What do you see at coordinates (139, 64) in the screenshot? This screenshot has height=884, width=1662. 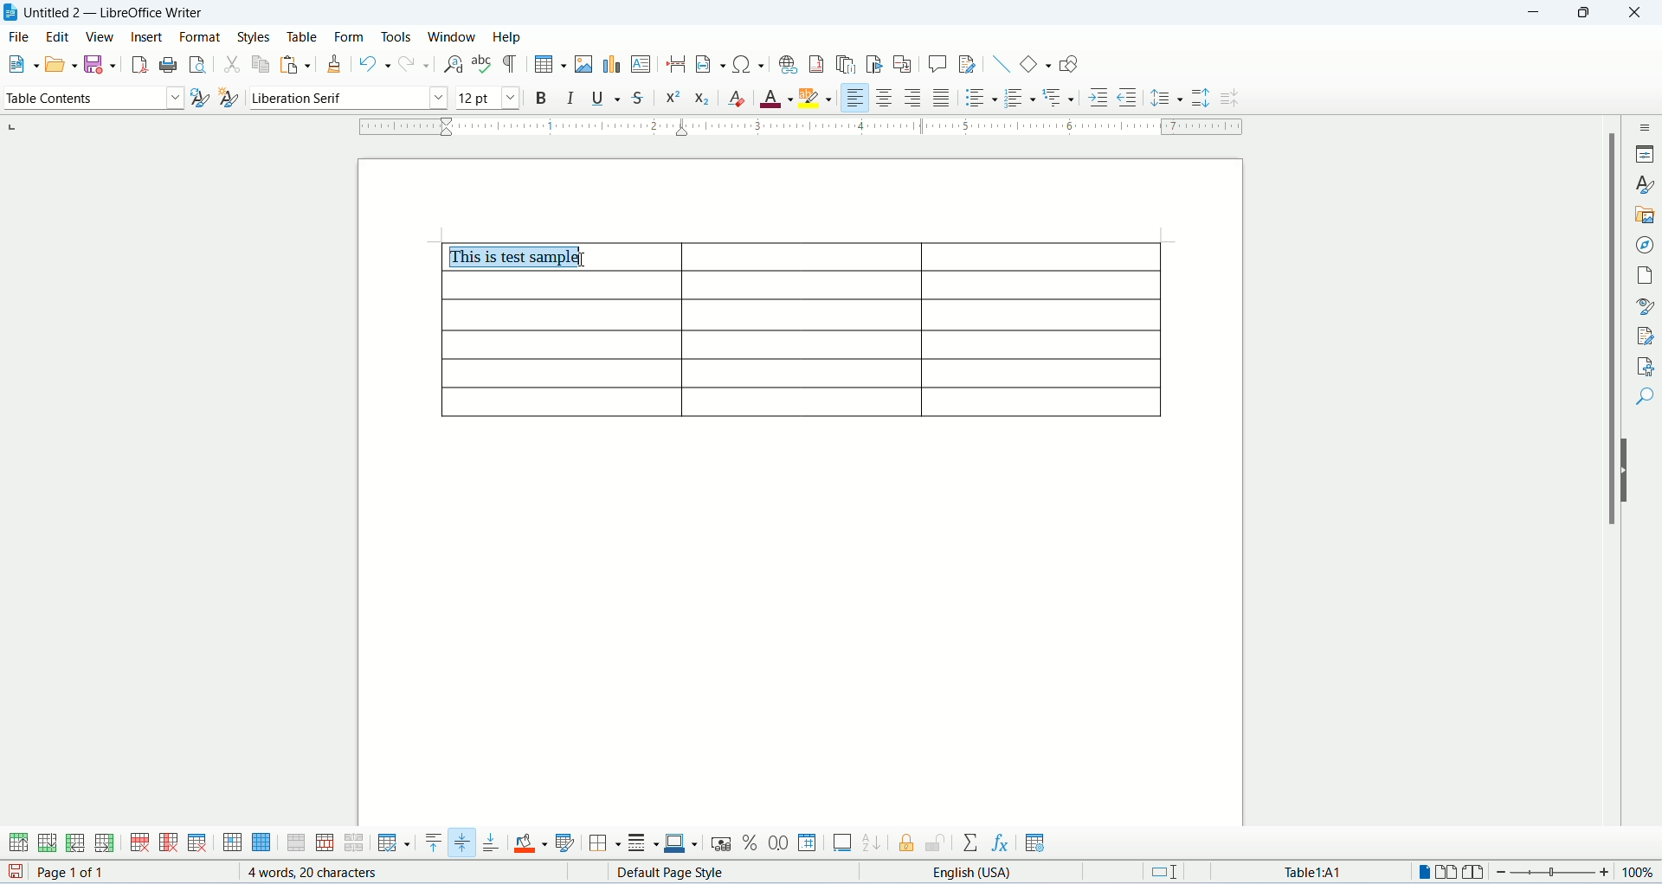 I see `export as pdf` at bounding box center [139, 64].